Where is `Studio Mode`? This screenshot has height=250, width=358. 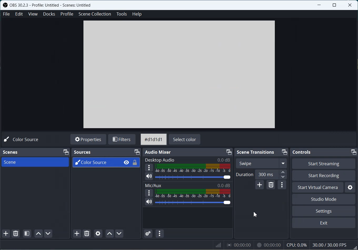 Studio Mode is located at coordinates (324, 199).